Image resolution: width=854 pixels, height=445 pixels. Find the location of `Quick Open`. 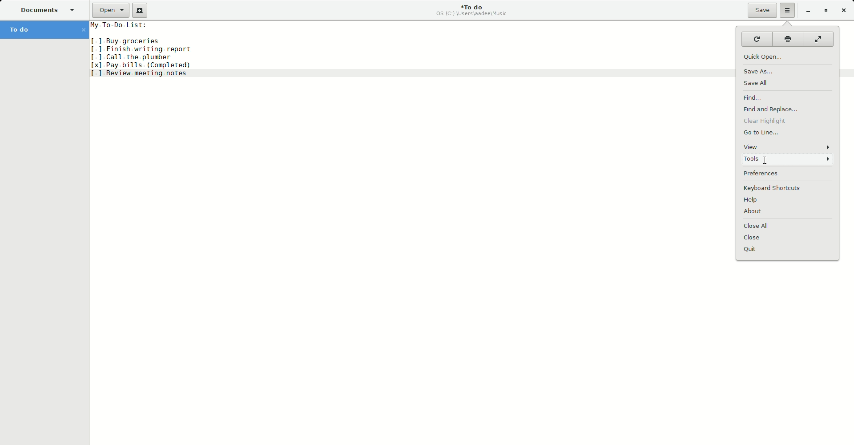

Quick Open is located at coordinates (769, 58).